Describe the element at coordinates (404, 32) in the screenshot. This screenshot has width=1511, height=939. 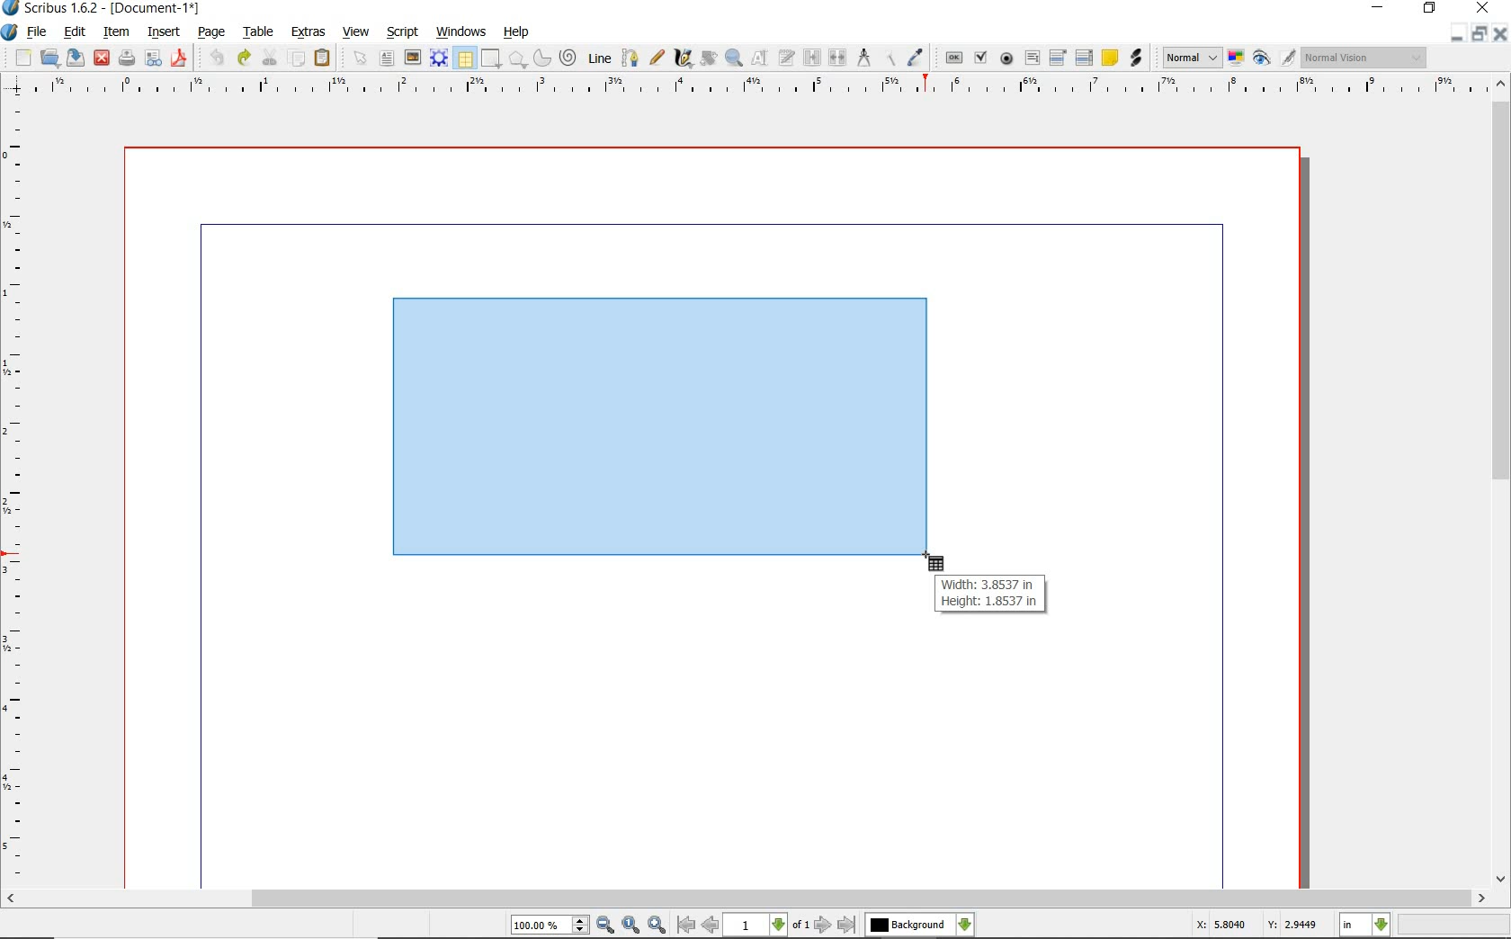
I see `script` at that location.